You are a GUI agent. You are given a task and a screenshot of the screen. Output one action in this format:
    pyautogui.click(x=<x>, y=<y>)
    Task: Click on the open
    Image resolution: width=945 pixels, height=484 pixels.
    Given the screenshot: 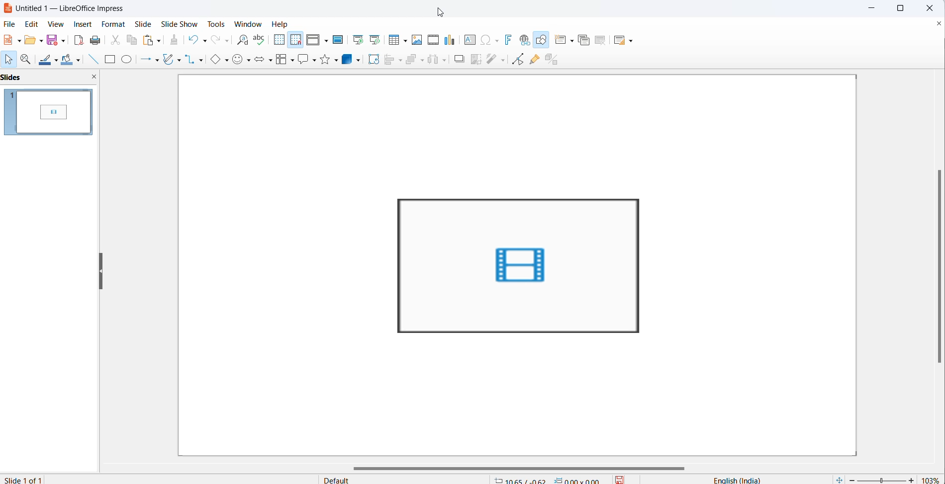 What is the action you would take?
    pyautogui.click(x=30, y=41)
    